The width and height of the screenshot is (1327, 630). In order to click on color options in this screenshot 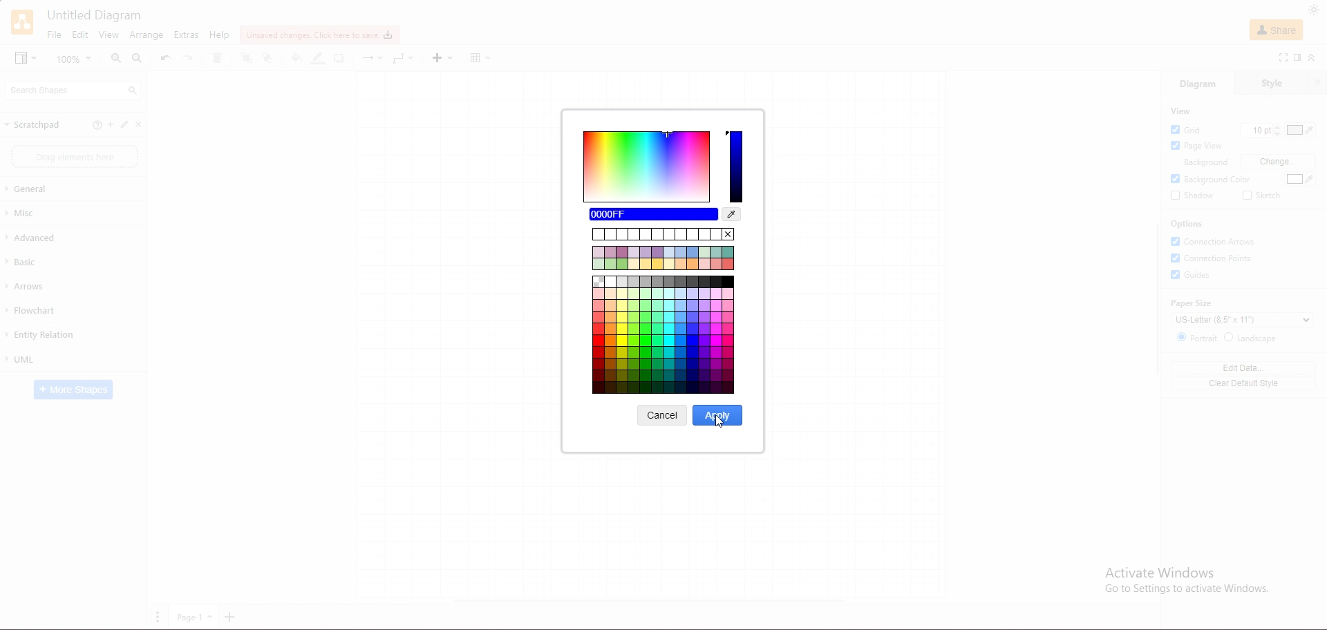, I will do `click(664, 258)`.